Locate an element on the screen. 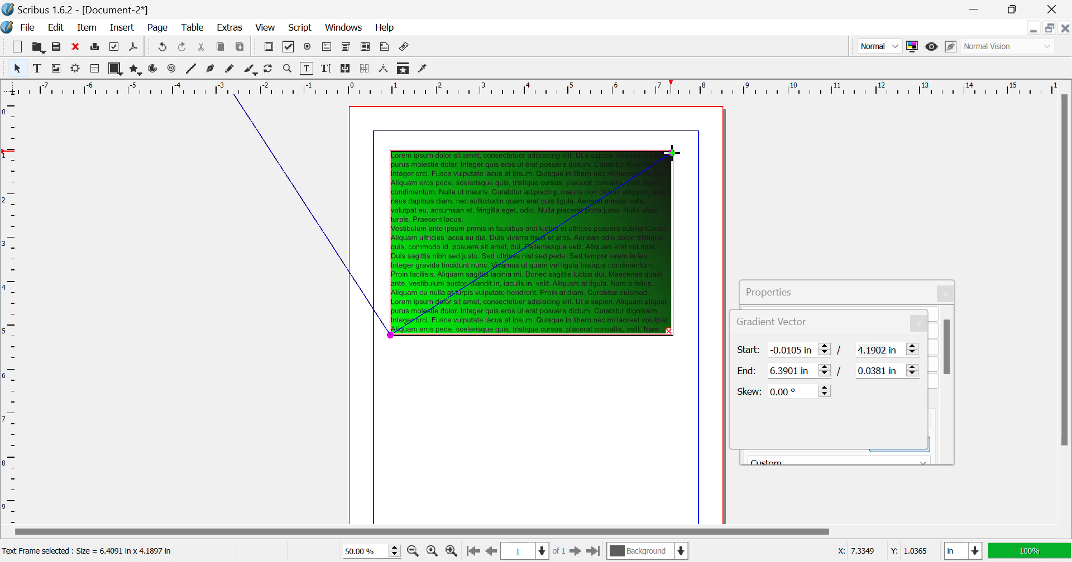 This screenshot has height=562, width=1072. View is located at coordinates (265, 28).